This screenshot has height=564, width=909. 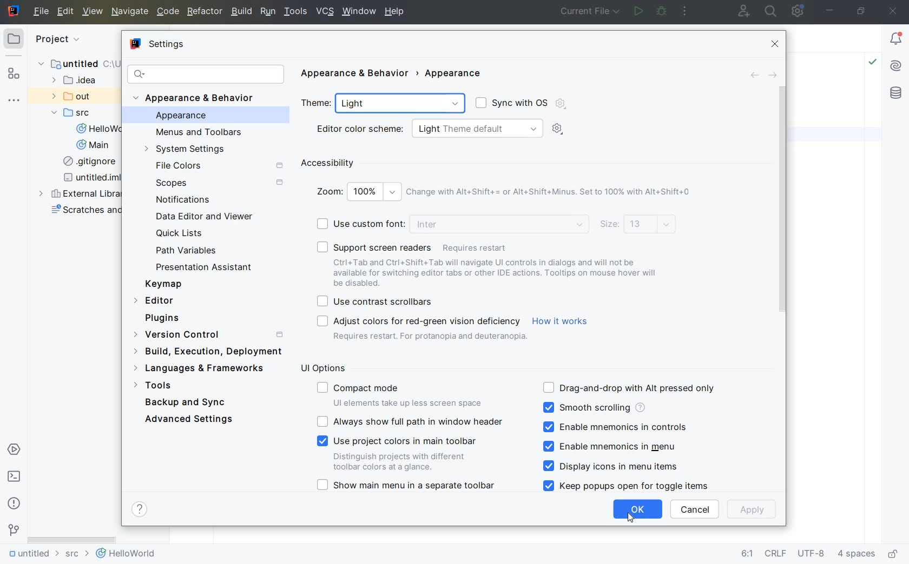 What do you see at coordinates (93, 12) in the screenshot?
I see `VIEW` at bounding box center [93, 12].